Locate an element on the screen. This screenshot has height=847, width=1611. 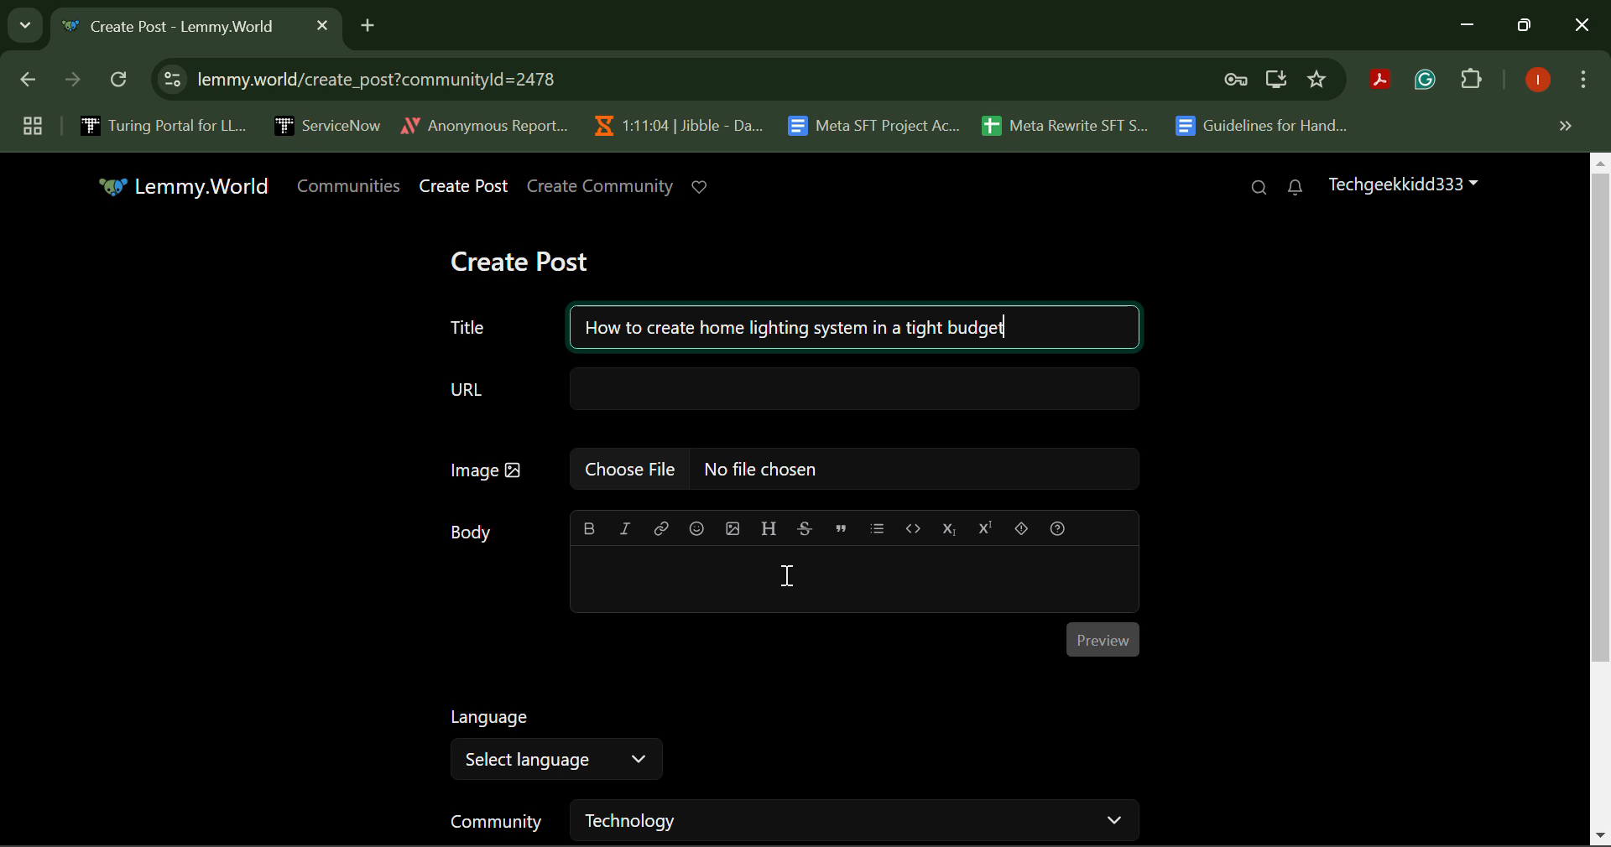
Close Tab is located at coordinates (322, 24).